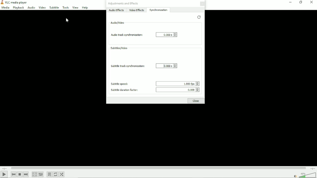 This screenshot has height=178, width=317. Describe the element at coordinates (289, 3) in the screenshot. I see `minimize` at that location.